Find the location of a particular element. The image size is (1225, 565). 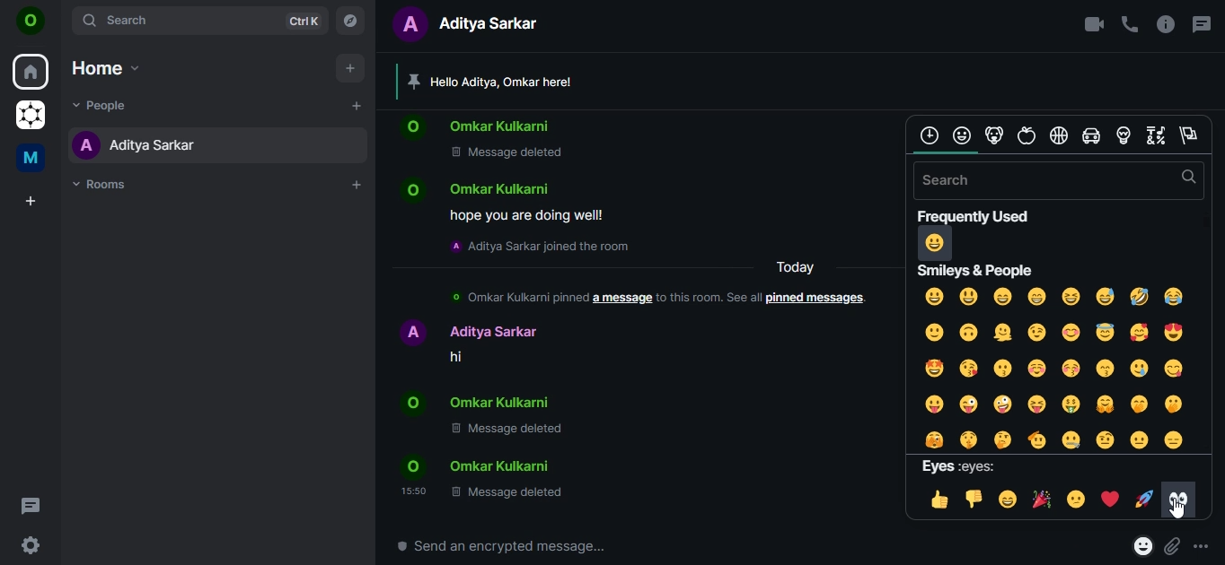

text is located at coordinates (976, 213).